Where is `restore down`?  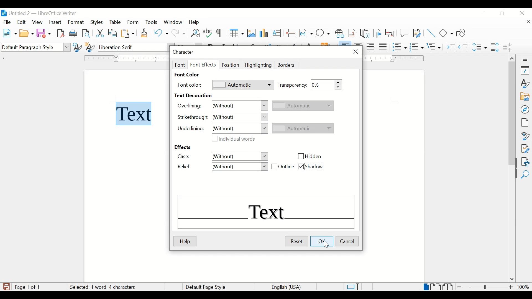
restore down is located at coordinates (503, 13).